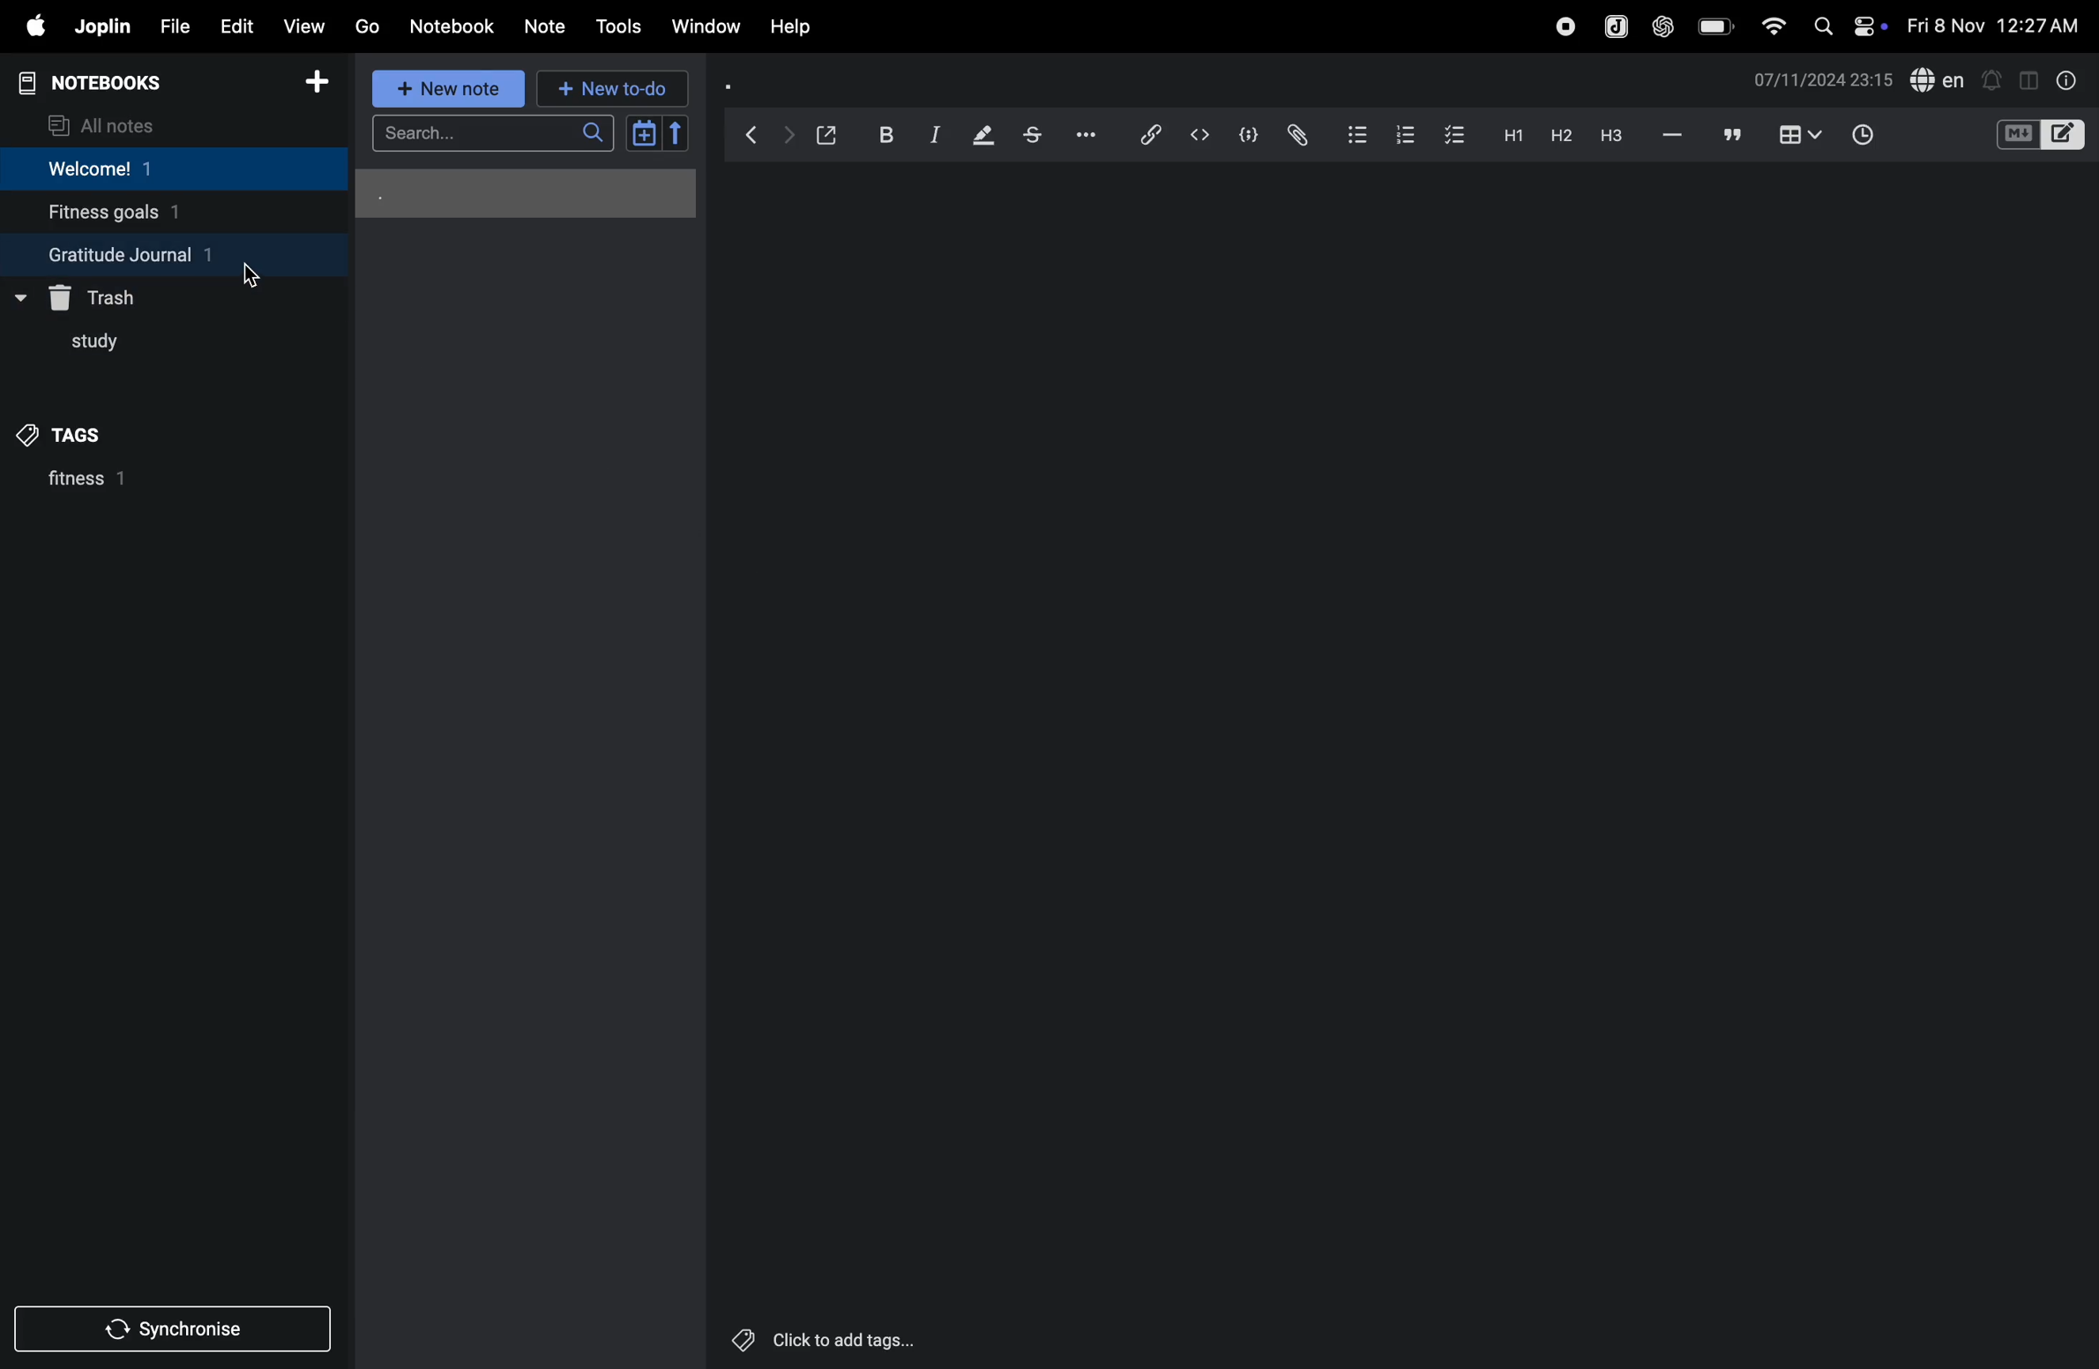  Describe the element at coordinates (1296, 134) in the screenshot. I see `attach file` at that location.